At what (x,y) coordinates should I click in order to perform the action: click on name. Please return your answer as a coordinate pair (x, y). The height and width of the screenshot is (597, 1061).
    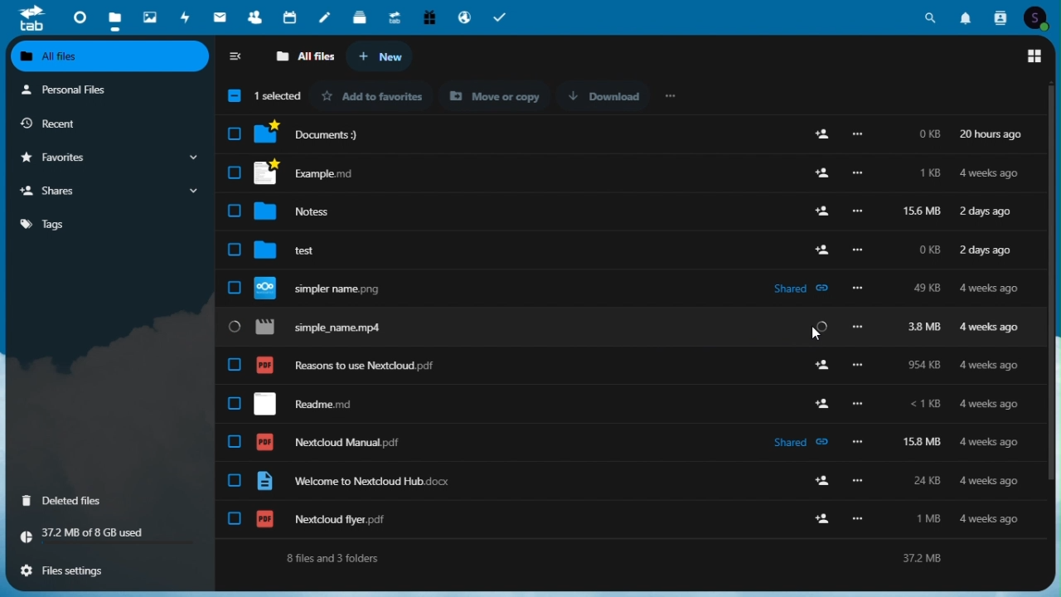
    Looking at the image, I should click on (306, 95).